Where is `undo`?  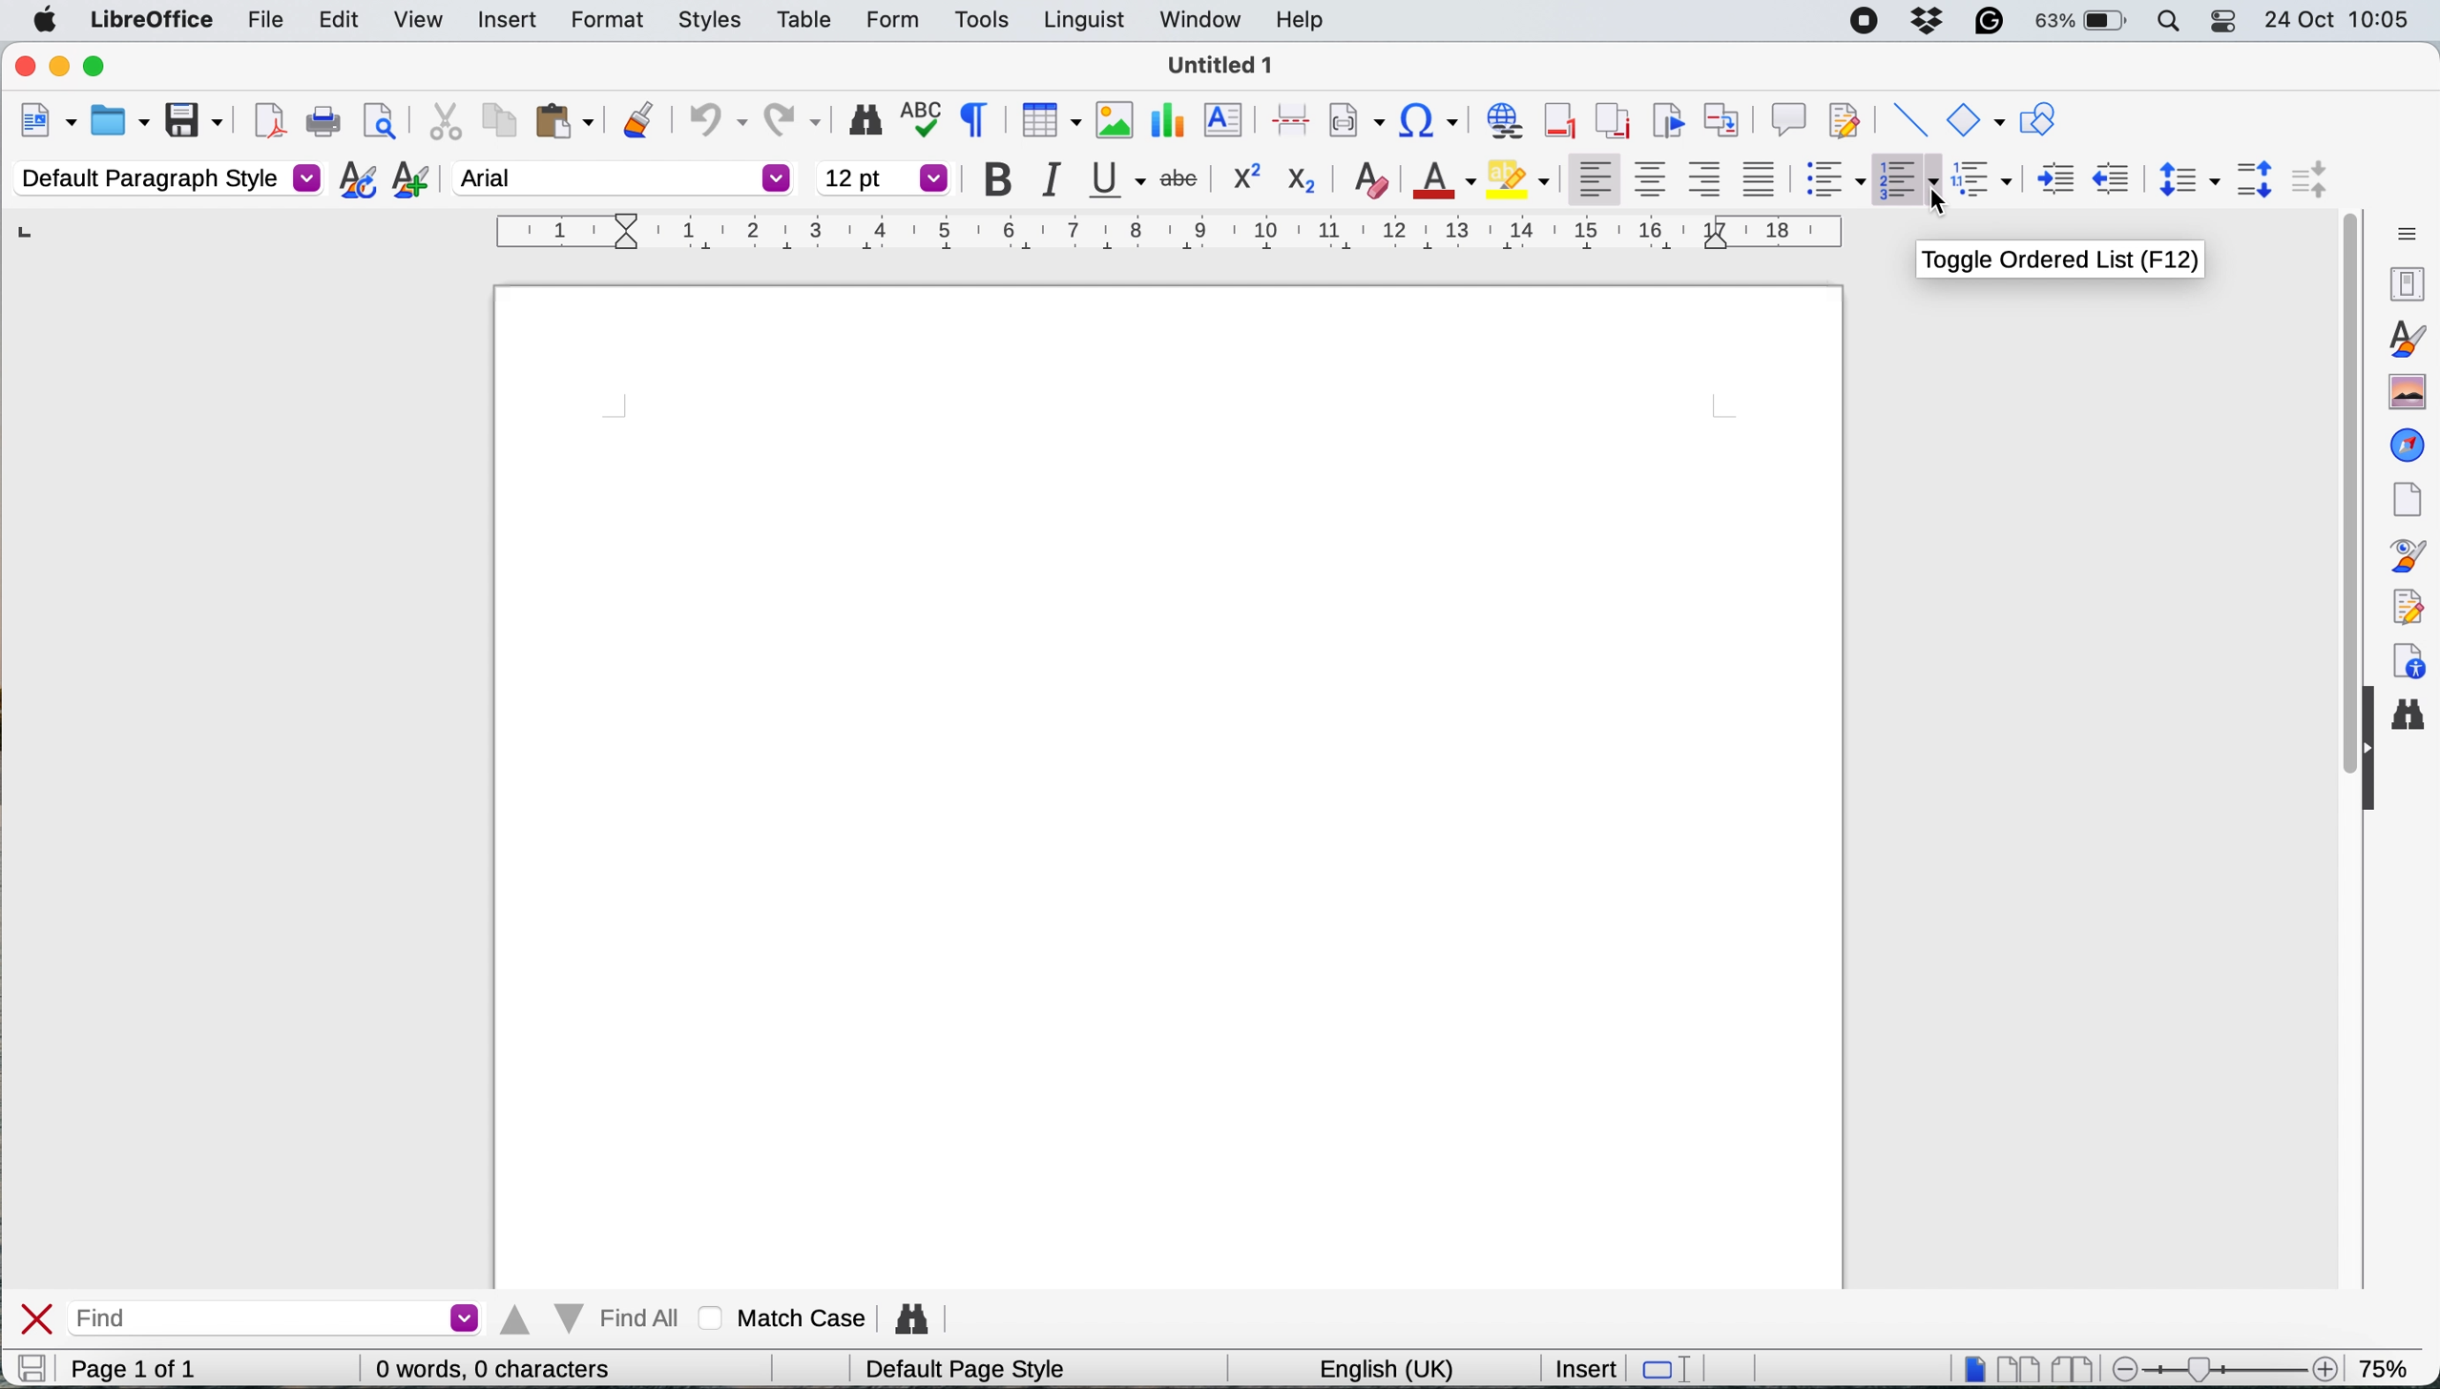
undo is located at coordinates (716, 116).